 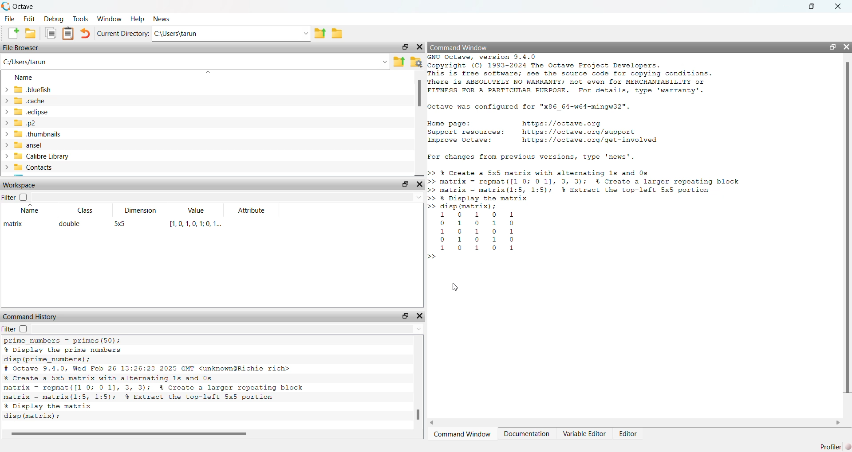 I want to click on open in separate window, so click(x=833, y=47).